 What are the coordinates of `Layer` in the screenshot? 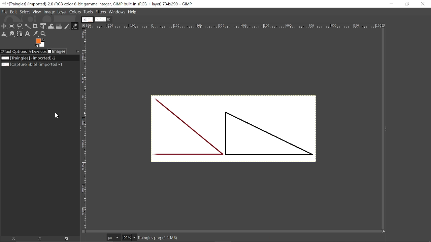 It's located at (62, 12).